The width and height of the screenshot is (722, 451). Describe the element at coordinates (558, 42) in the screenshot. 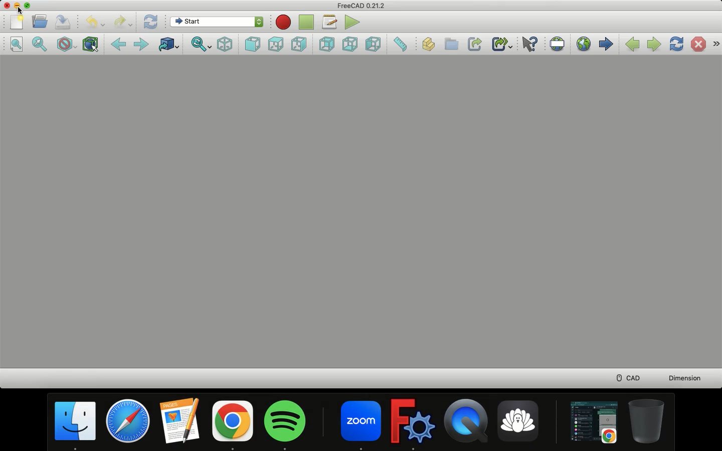

I see `Set URL` at that location.